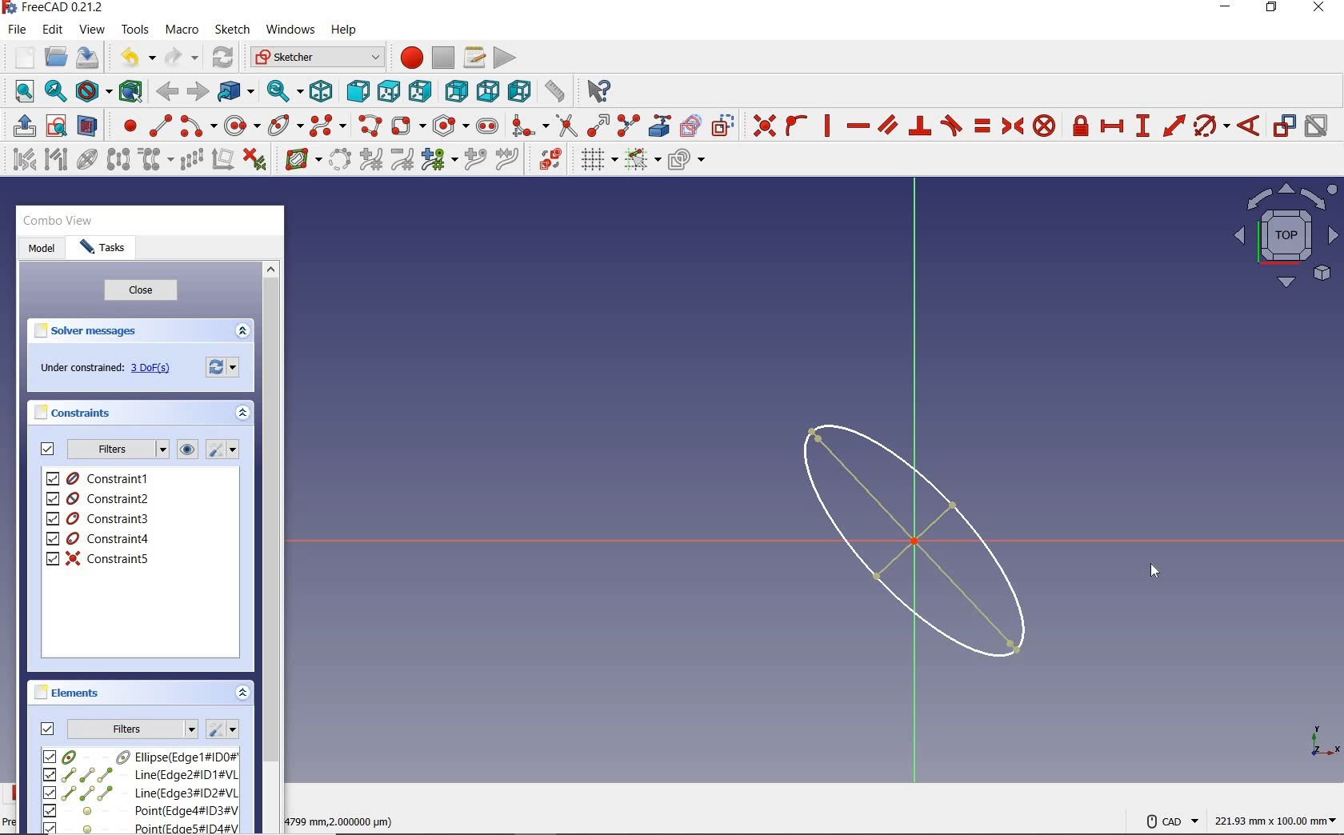 This screenshot has height=835, width=1344. What do you see at coordinates (42, 250) in the screenshot?
I see `model` at bounding box center [42, 250].